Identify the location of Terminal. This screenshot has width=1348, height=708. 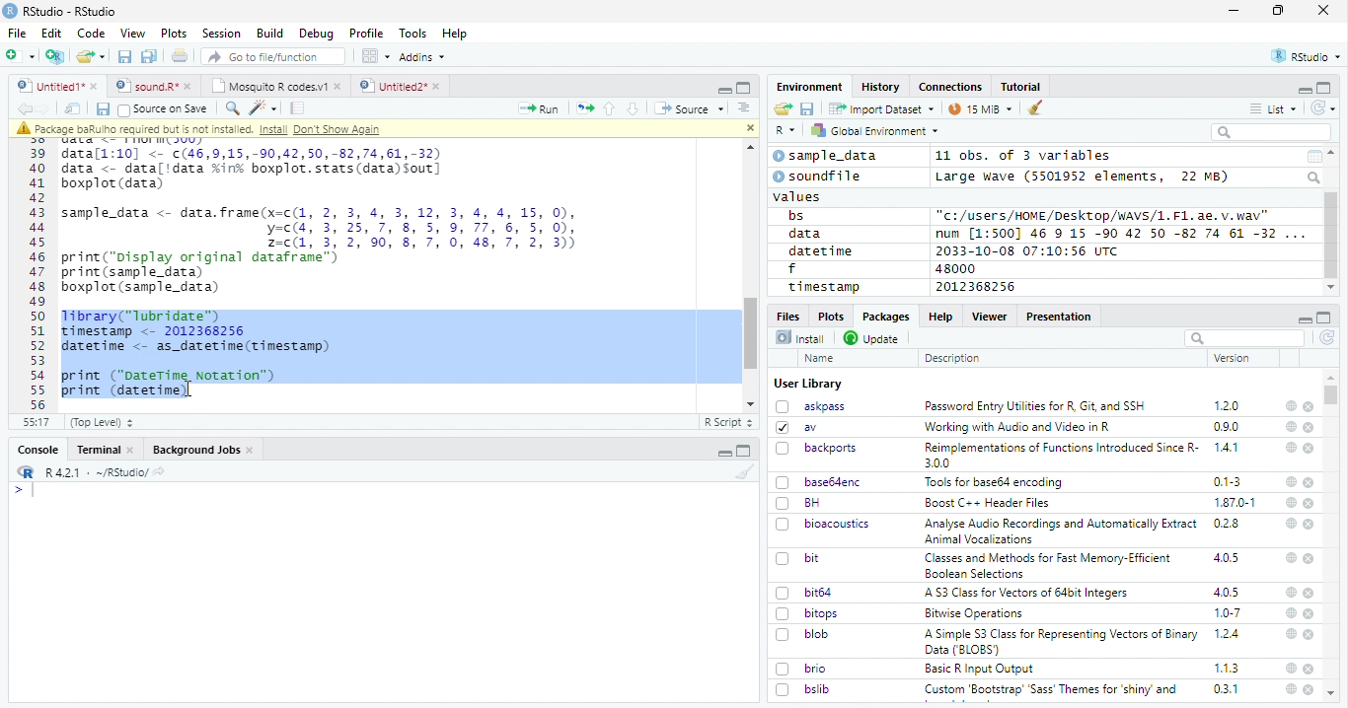
(105, 450).